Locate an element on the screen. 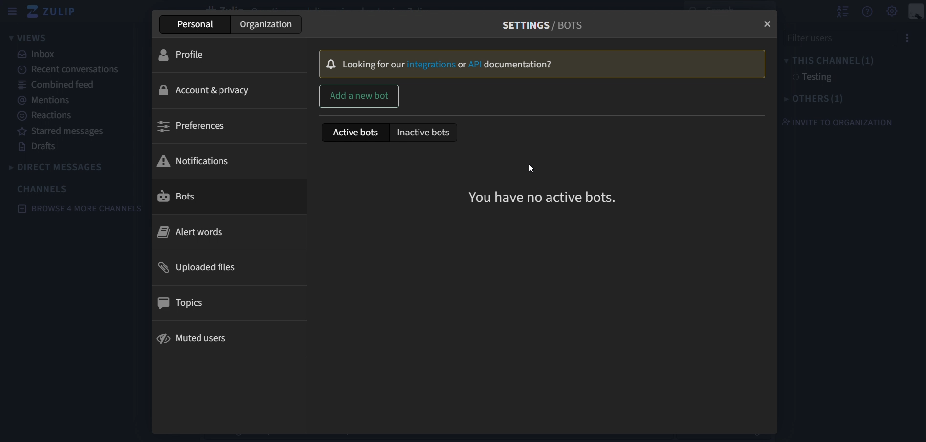 This screenshot has width=926, height=442. others is located at coordinates (818, 99).